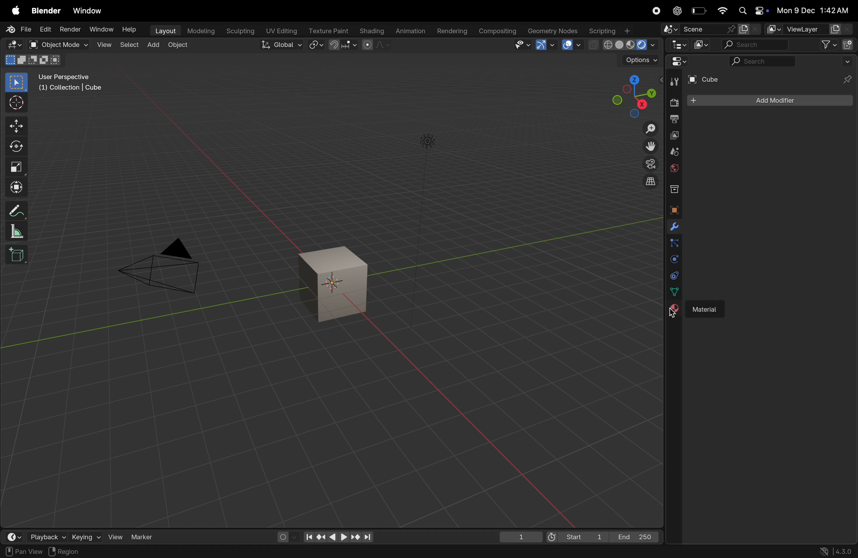 Image resolution: width=858 pixels, height=558 pixels. What do you see at coordinates (756, 44) in the screenshot?
I see `search` at bounding box center [756, 44].